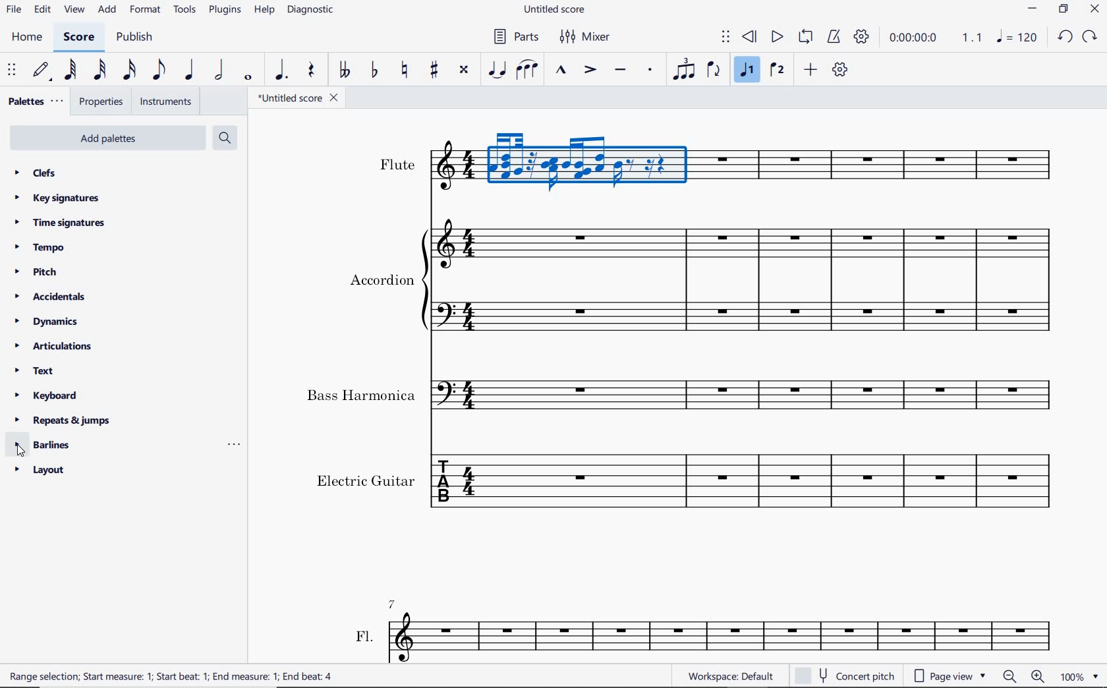 This screenshot has height=688, width=1107. What do you see at coordinates (497, 69) in the screenshot?
I see `tie` at bounding box center [497, 69].